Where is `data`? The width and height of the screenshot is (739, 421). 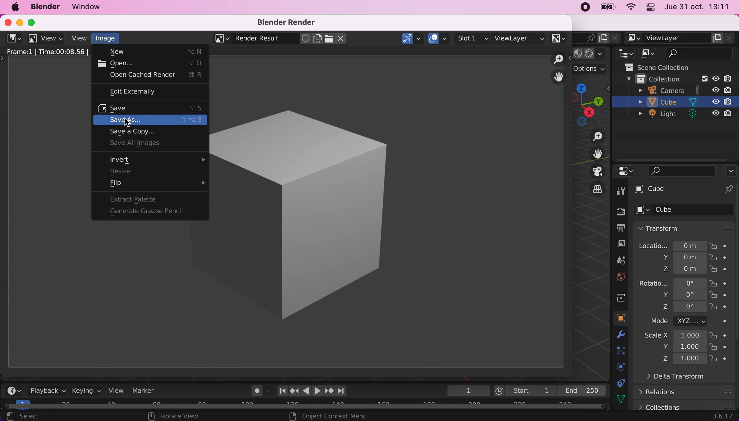 data is located at coordinates (623, 383).